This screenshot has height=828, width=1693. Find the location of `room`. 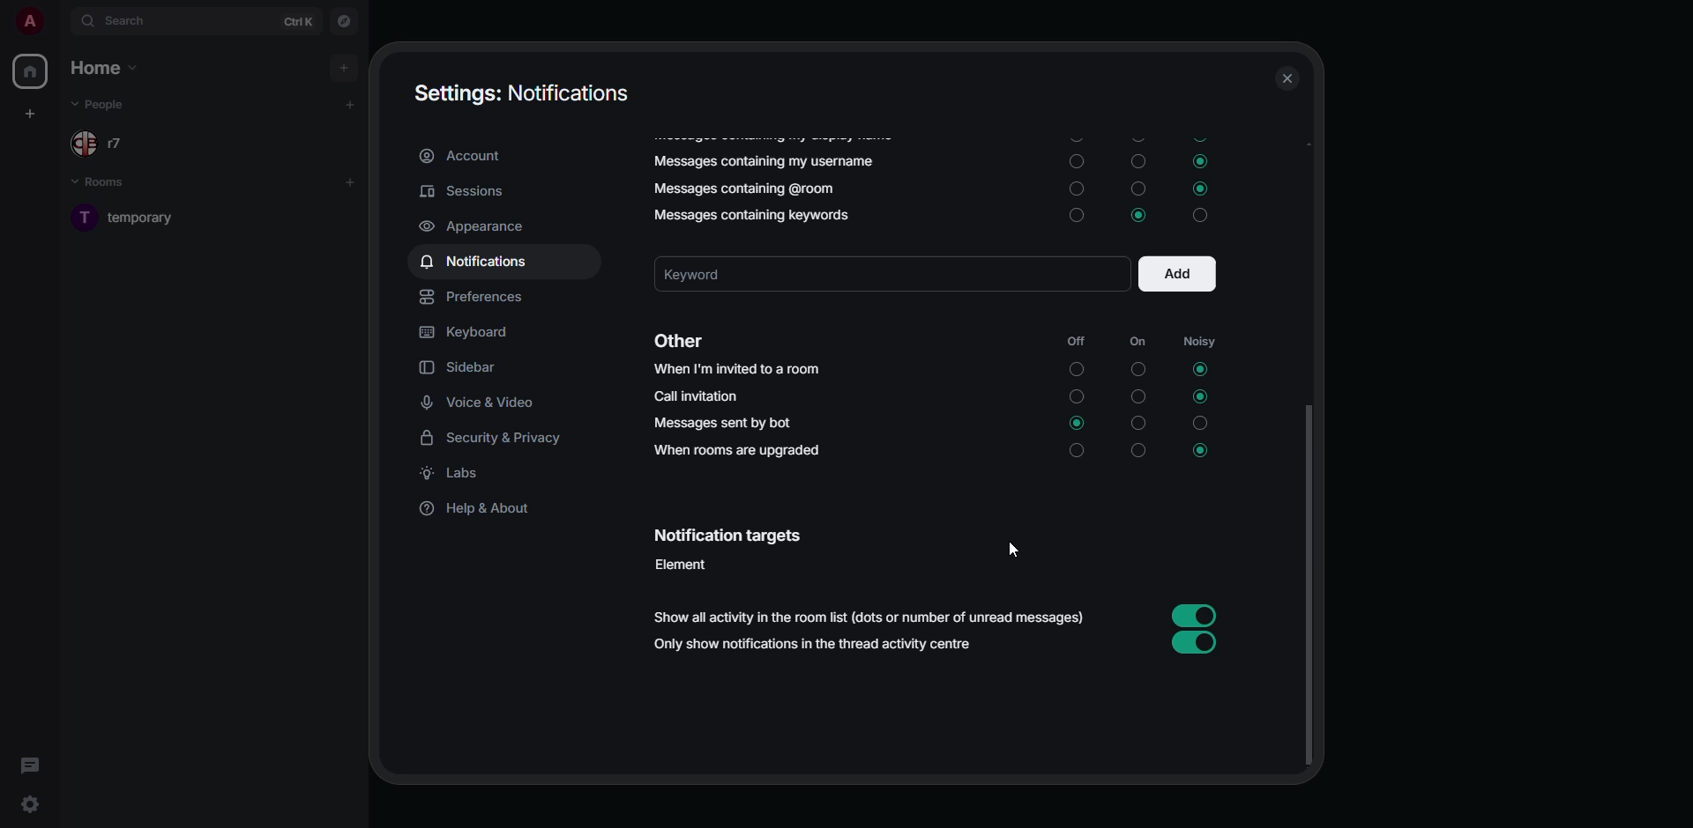

room is located at coordinates (144, 221).